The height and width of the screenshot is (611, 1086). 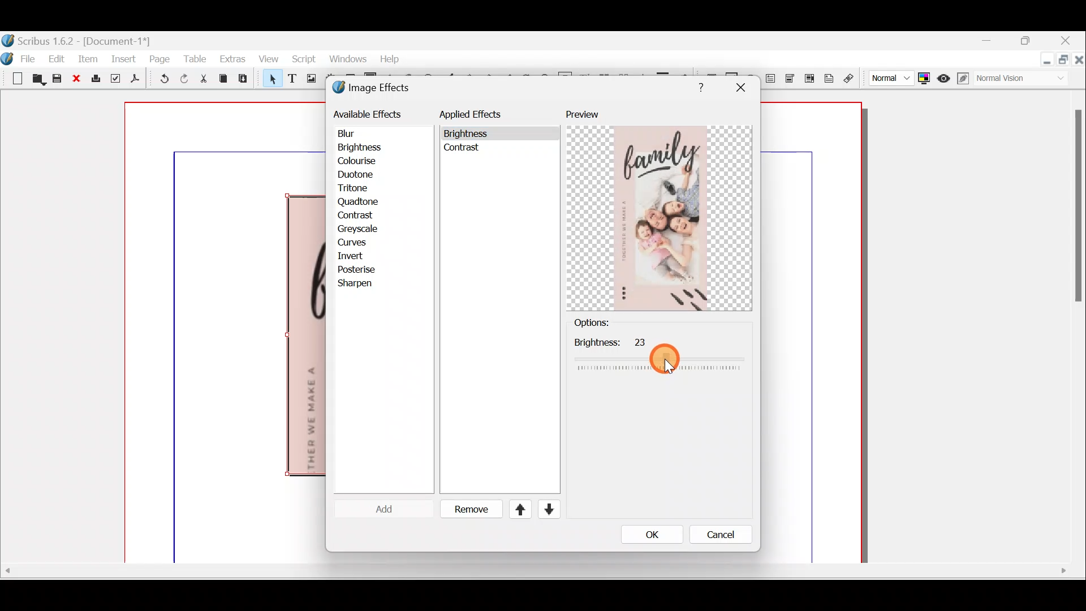 What do you see at coordinates (7, 57) in the screenshot?
I see `Logo` at bounding box center [7, 57].